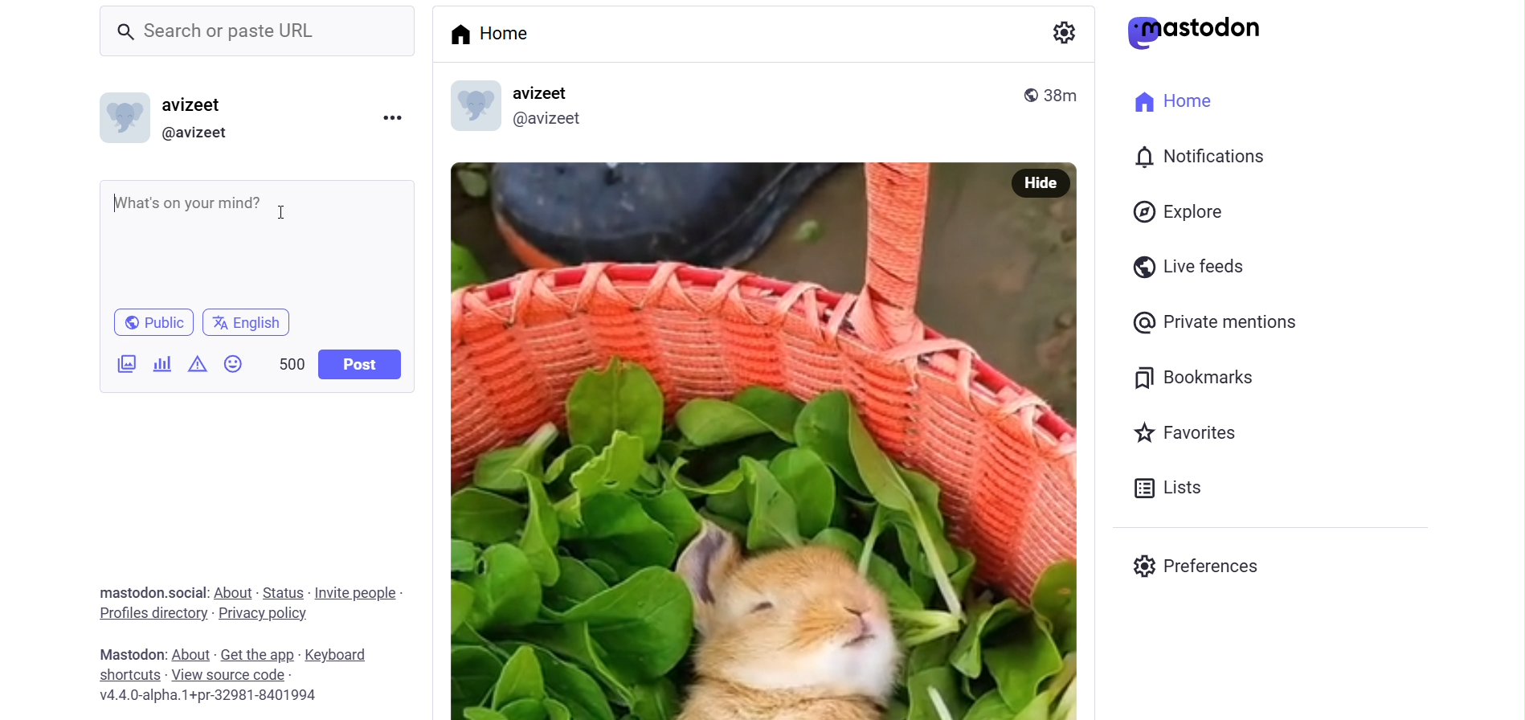  Describe the element at coordinates (1041, 184) in the screenshot. I see `Hide Image` at that location.